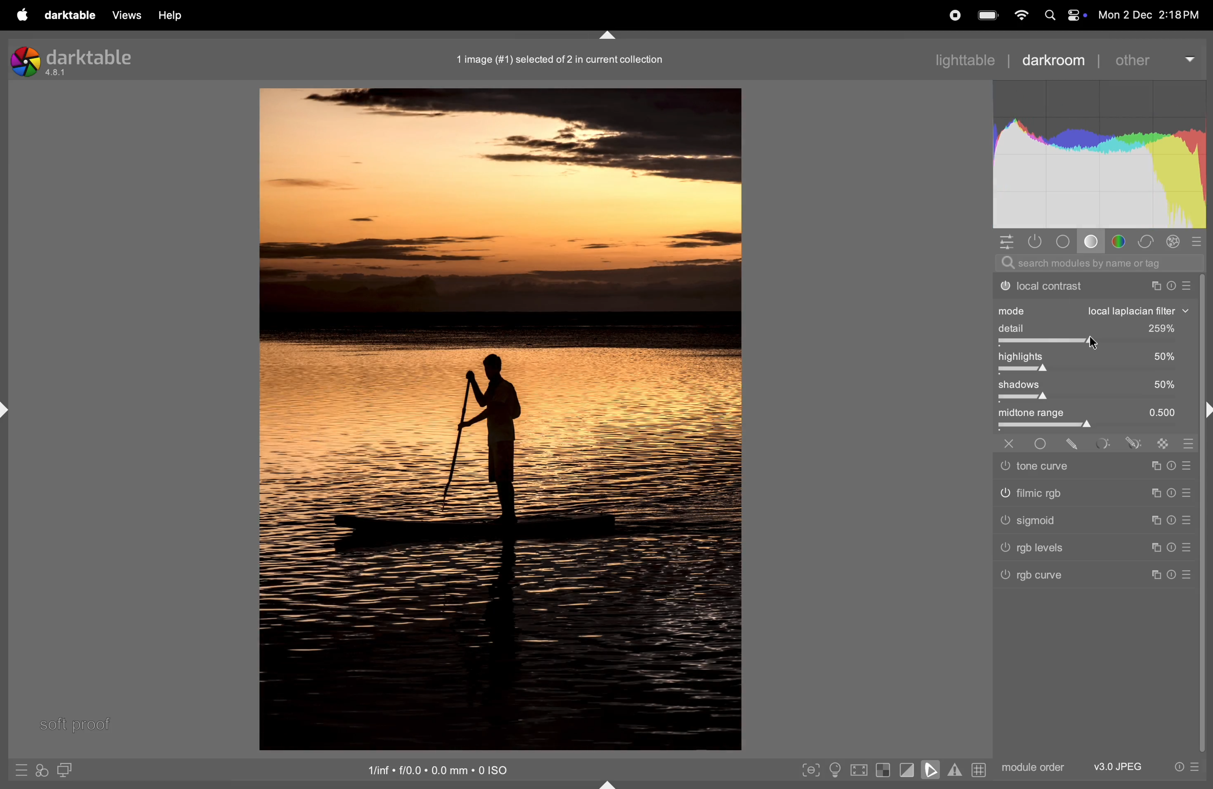  Describe the element at coordinates (1148, 242) in the screenshot. I see `correct` at that location.